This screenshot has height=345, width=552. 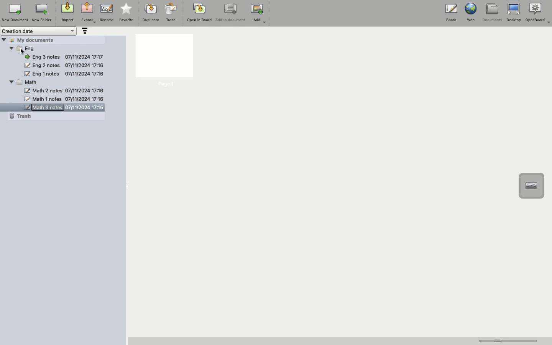 I want to click on New document, so click(x=15, y=13).